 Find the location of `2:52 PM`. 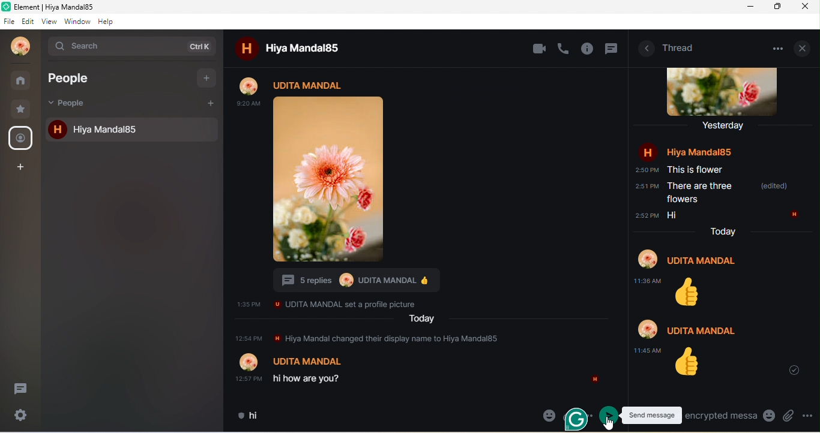

2:52 PM is located at coordinates (647, 215).